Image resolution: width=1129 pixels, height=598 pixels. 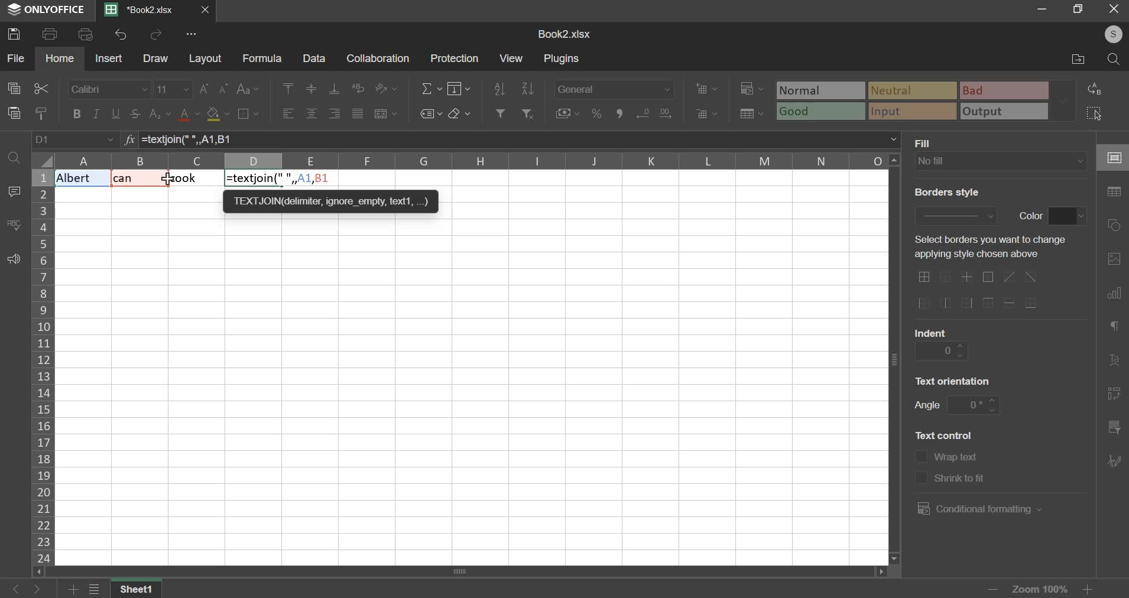 I want to click on search, so click(x=1115, y=59).